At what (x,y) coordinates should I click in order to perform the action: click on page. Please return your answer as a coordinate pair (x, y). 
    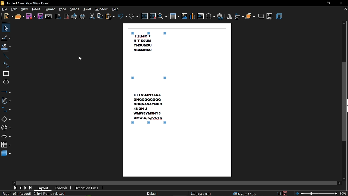
    Looking at the image, I should click on (63, 9).